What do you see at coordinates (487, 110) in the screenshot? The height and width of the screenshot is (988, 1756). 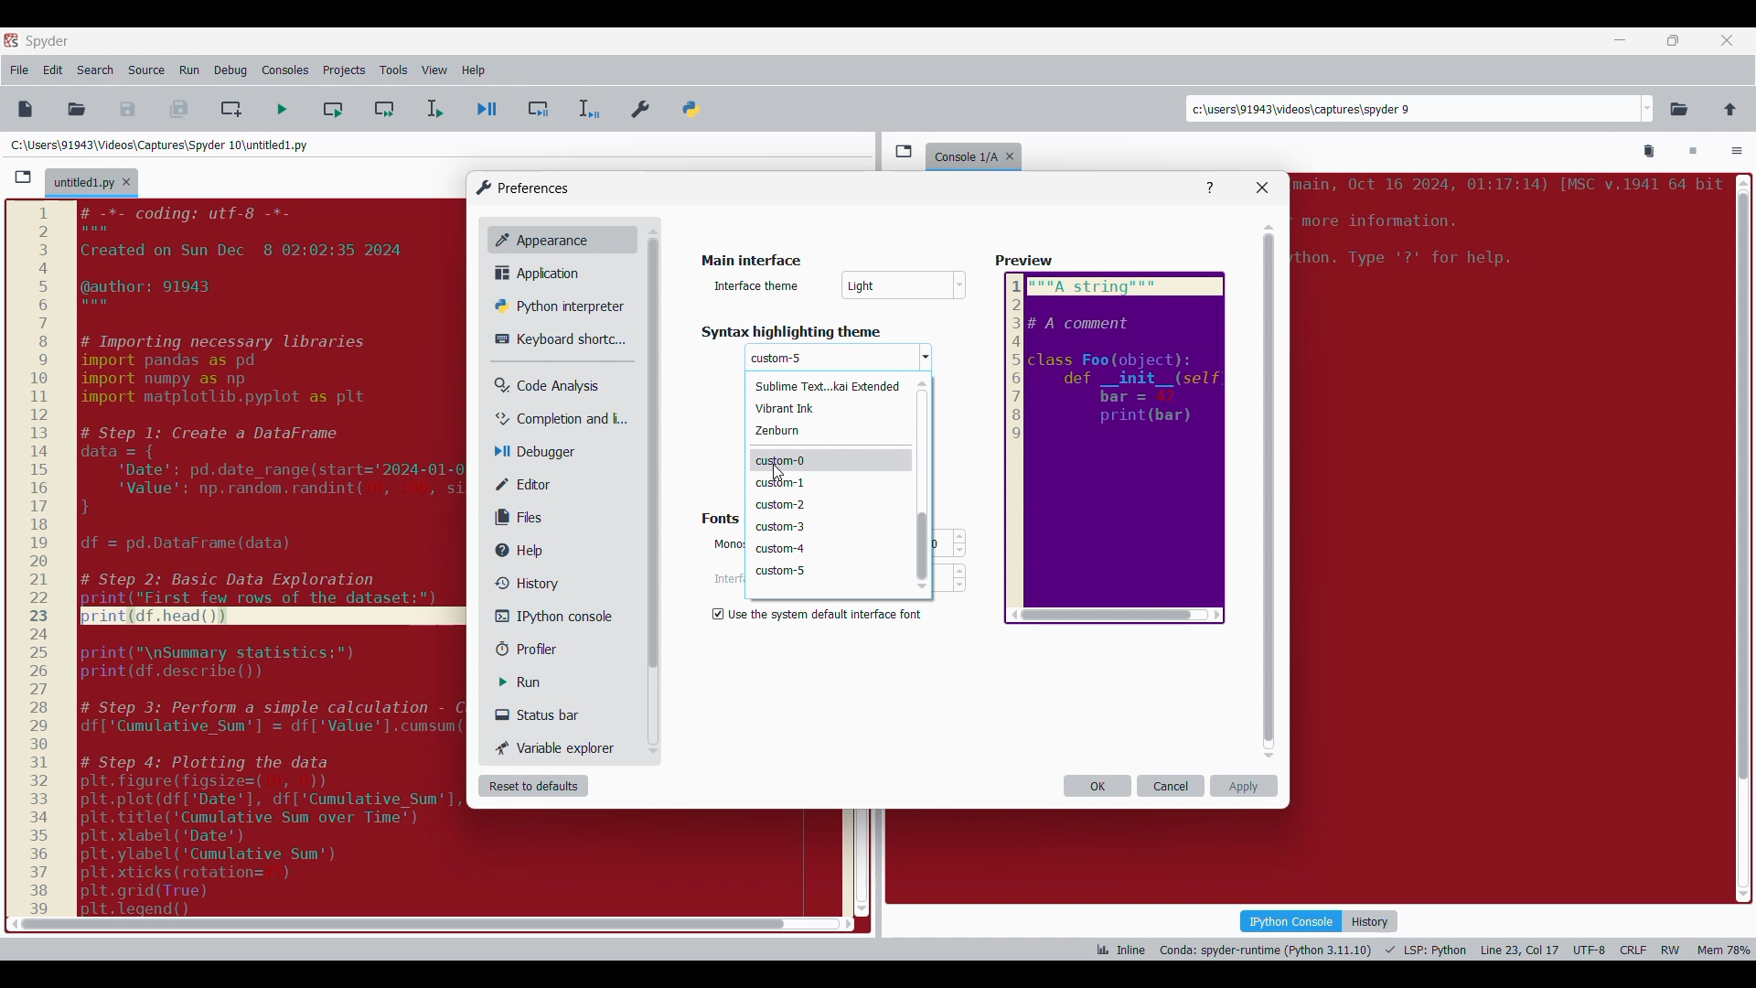 I see `Debug file` at bounding box center [487, 110].